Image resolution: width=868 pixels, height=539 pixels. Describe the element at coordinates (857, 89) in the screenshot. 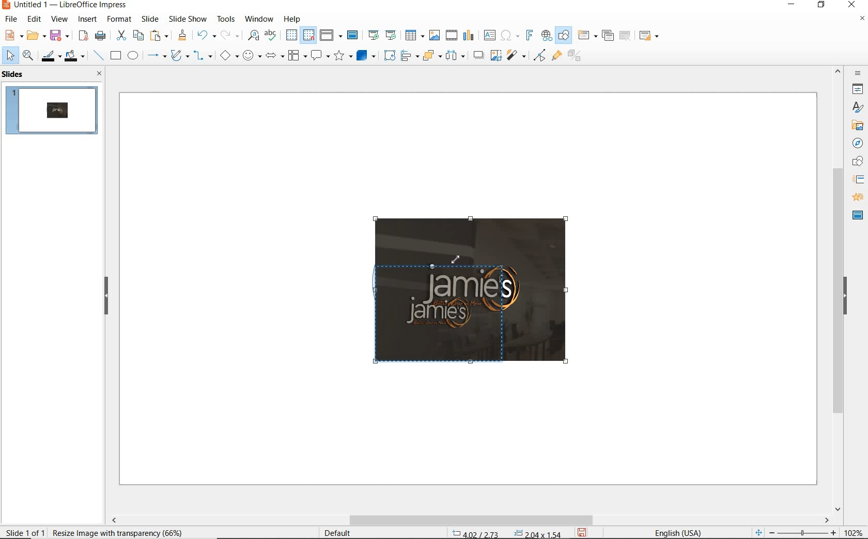

I see `properties` at that location.